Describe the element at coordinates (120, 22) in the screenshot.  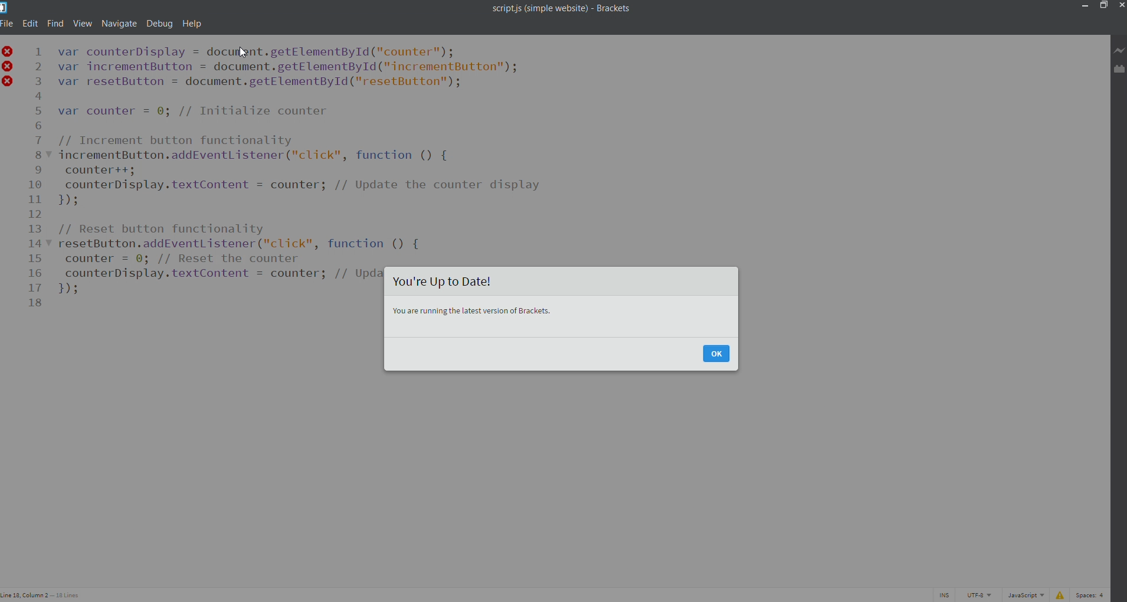
I see `navigate` at that location.